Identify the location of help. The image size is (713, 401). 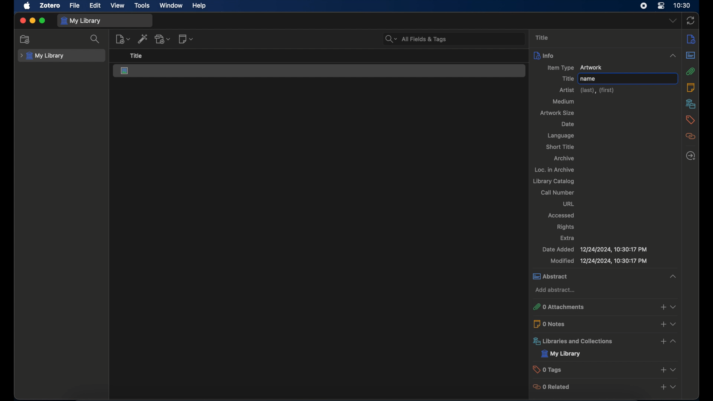
(199, 6).